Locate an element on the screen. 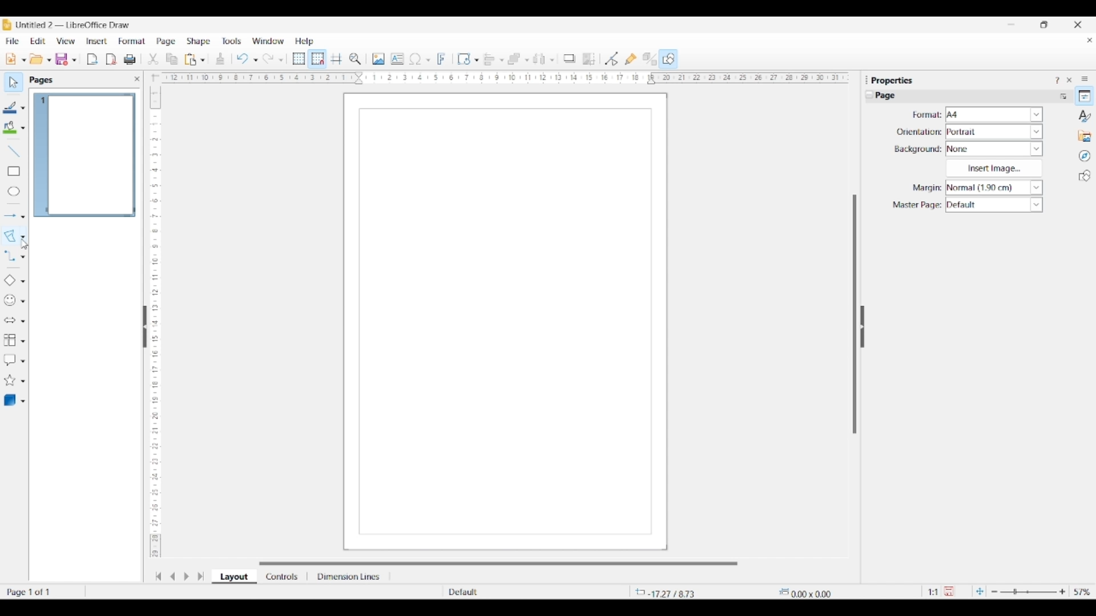 This screenshot has height=616, width=1096. Sidebar settings is located at coordinates (1085, 78).